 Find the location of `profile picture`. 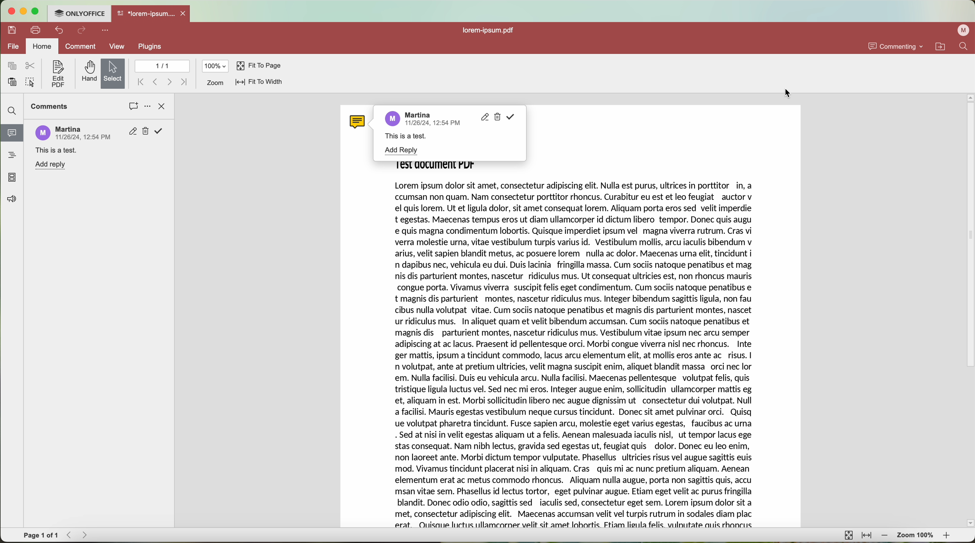

profile picture is located at coordinates (397, 121).